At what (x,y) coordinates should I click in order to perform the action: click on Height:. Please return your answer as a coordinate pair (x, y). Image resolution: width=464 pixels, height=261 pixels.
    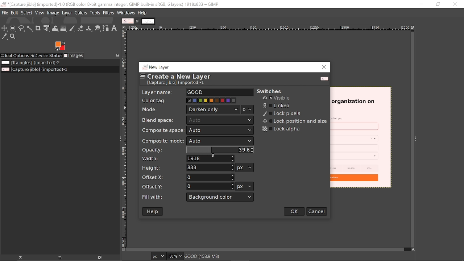
    Looking at the image, I should click on (151, 167).